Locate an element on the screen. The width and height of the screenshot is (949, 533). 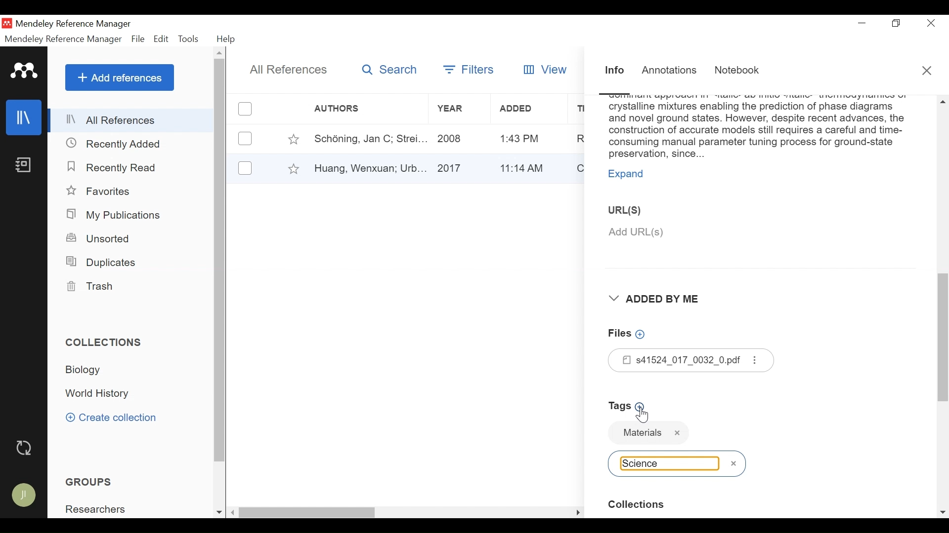
Favorites is located at coordinates (102, 191).